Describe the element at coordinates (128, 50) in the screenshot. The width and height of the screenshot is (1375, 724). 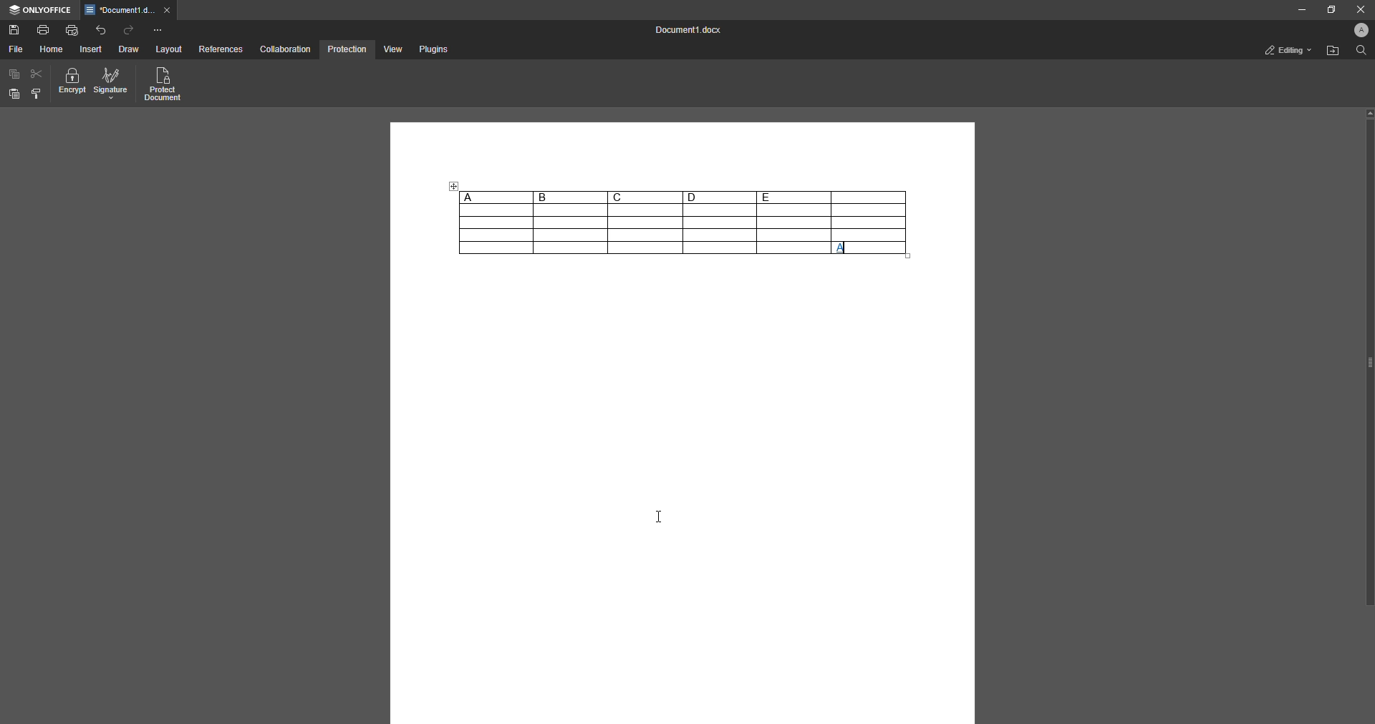
I see `Draw` at that location.